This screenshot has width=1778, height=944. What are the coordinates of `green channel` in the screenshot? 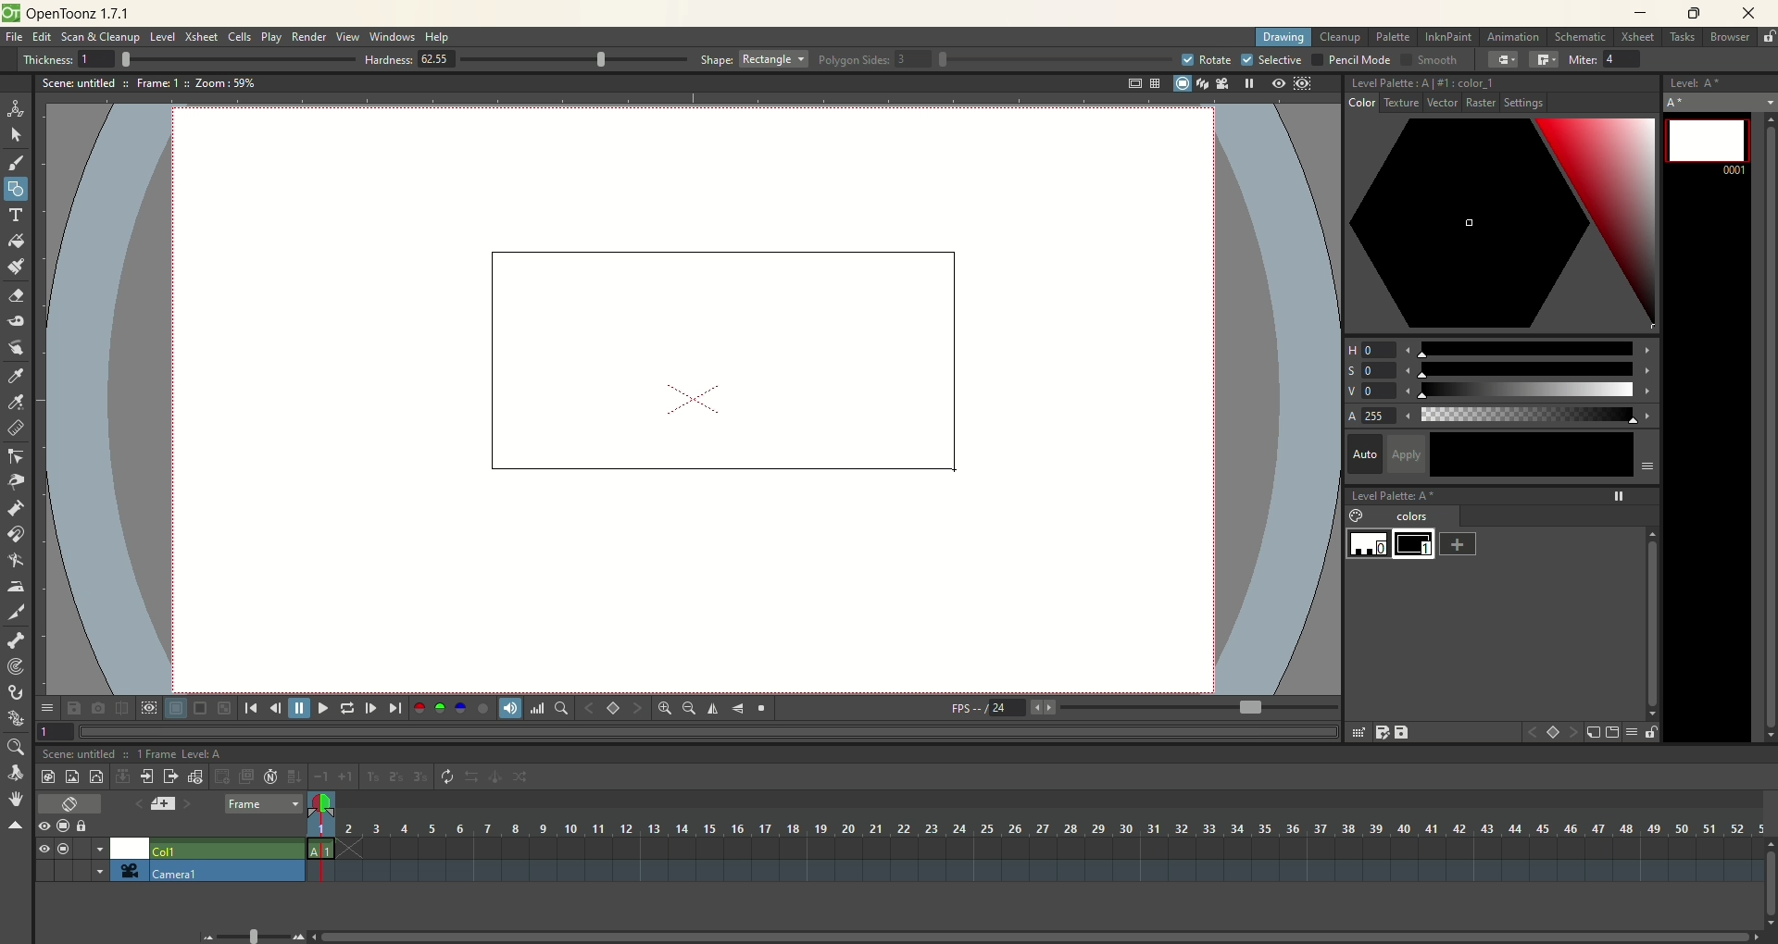 It's located at (441, 708).